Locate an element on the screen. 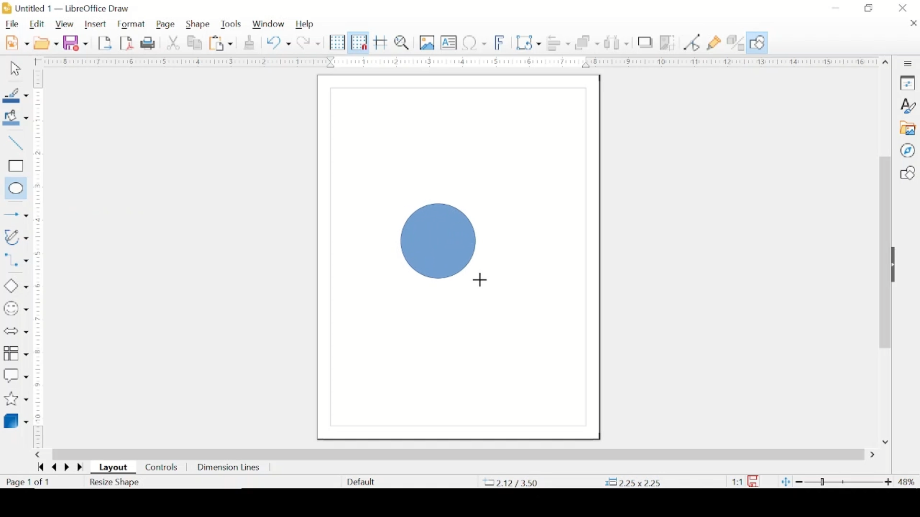  transformations is located at coordinates (529, 42).